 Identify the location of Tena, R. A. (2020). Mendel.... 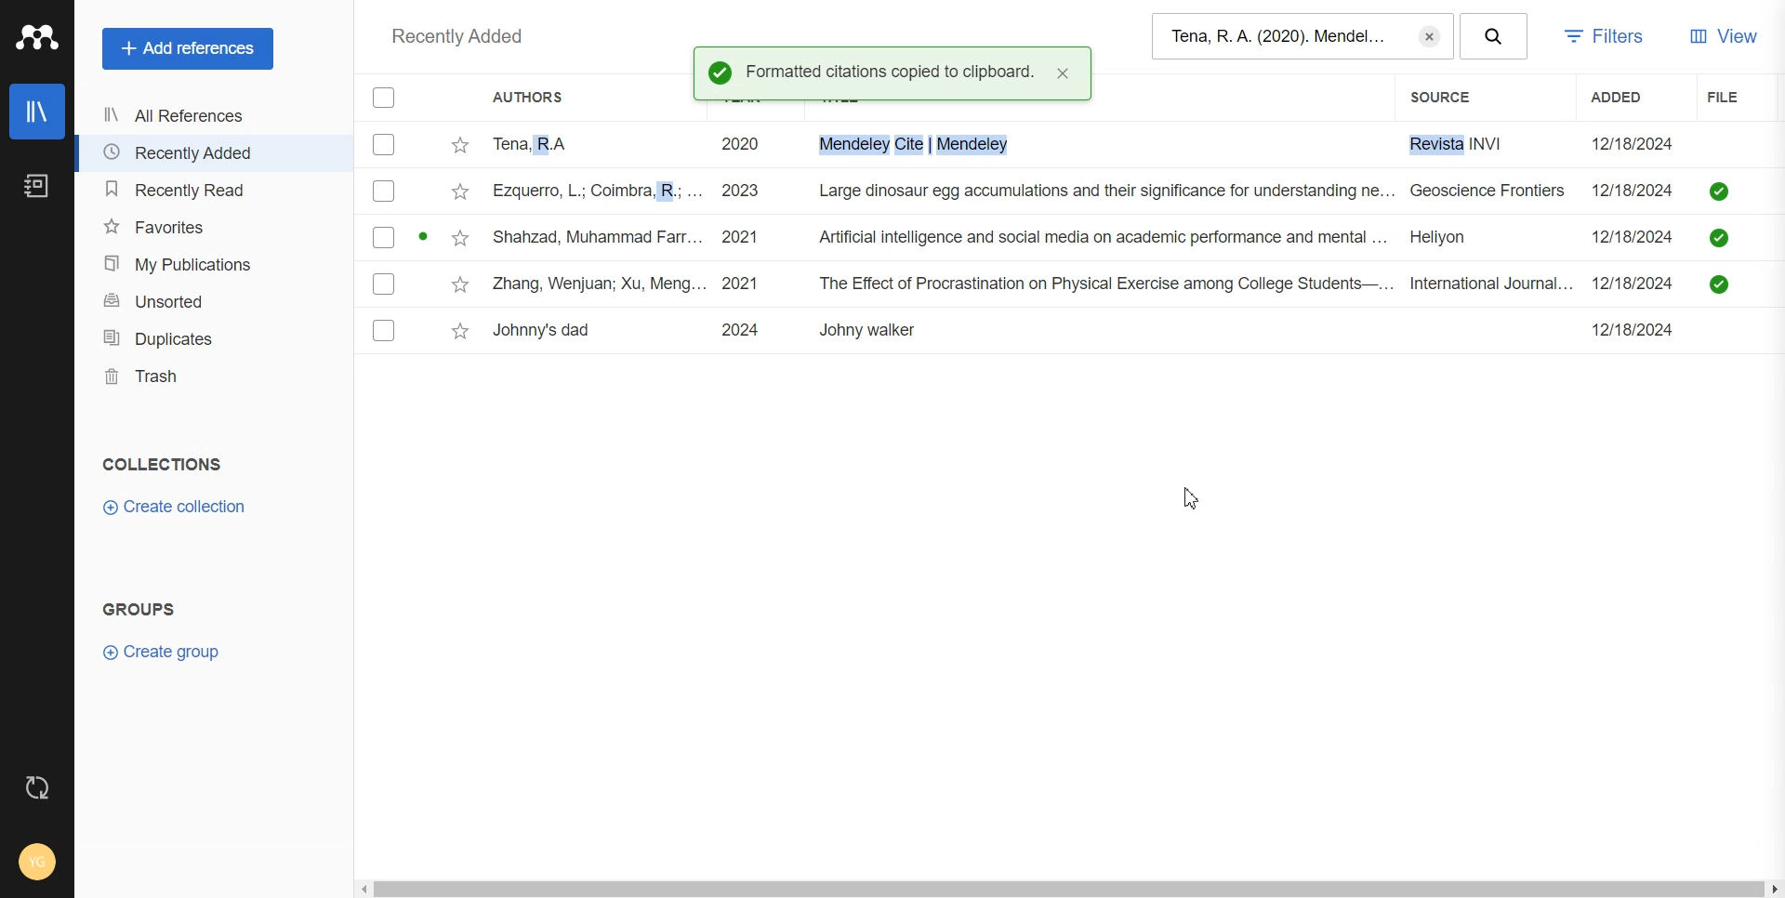
(1281, 36).